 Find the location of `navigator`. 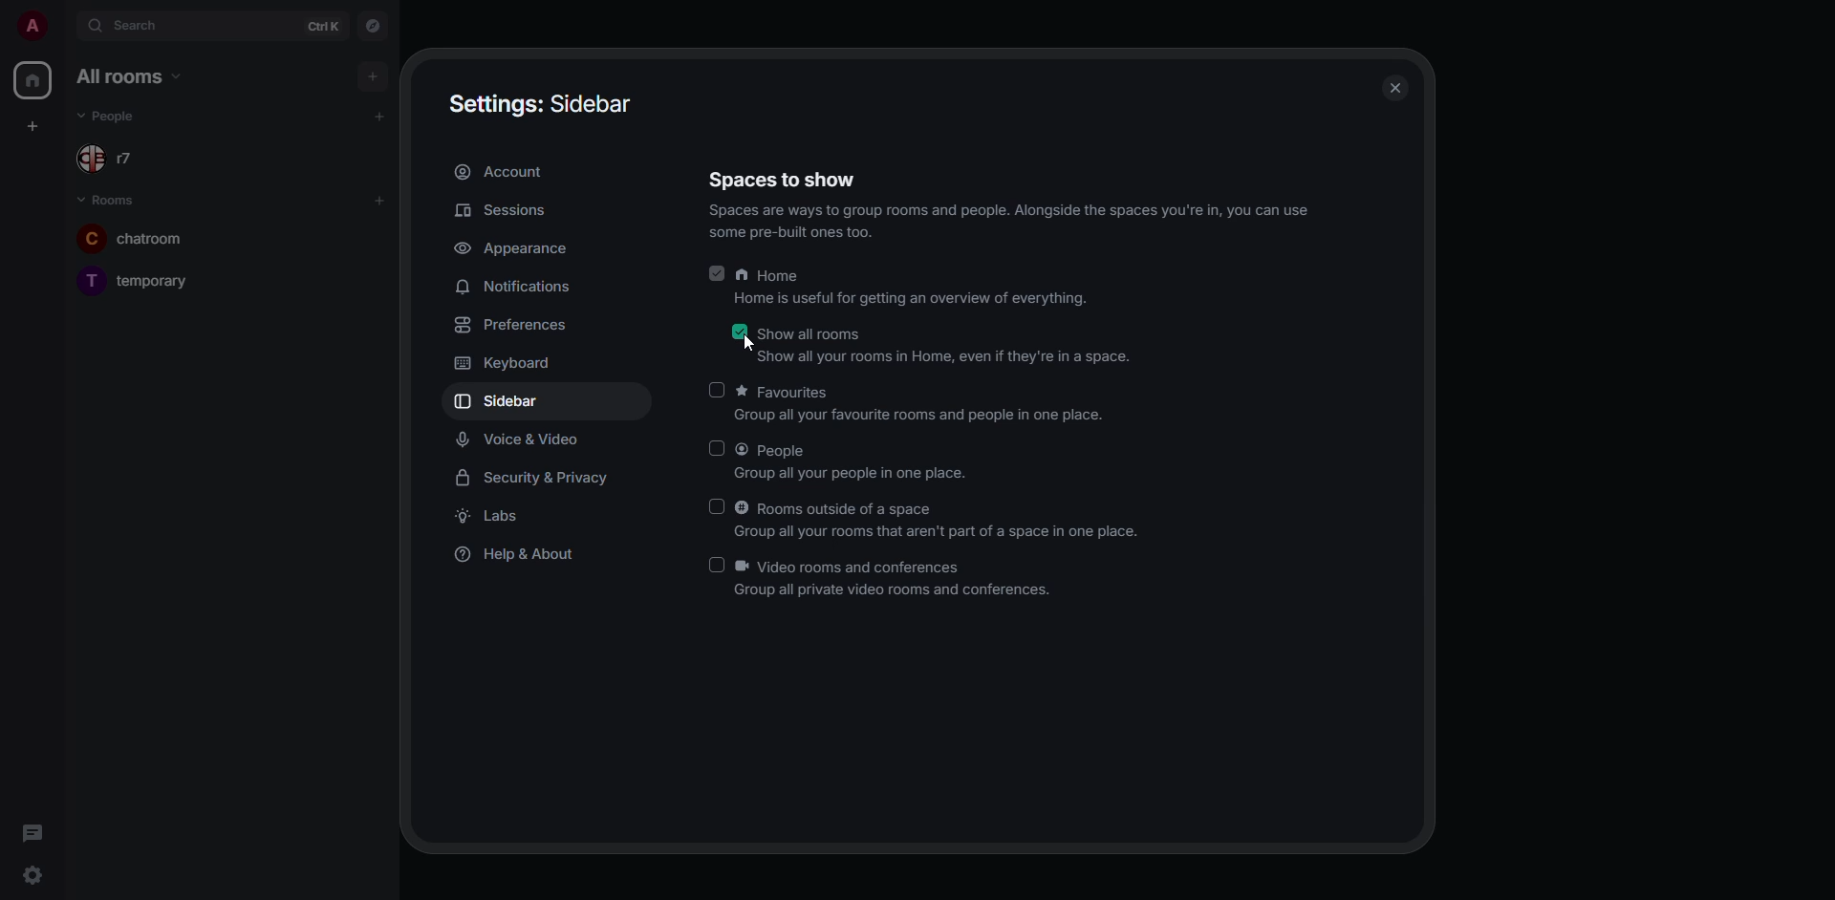

navigator is located at coordinates (373, 27).